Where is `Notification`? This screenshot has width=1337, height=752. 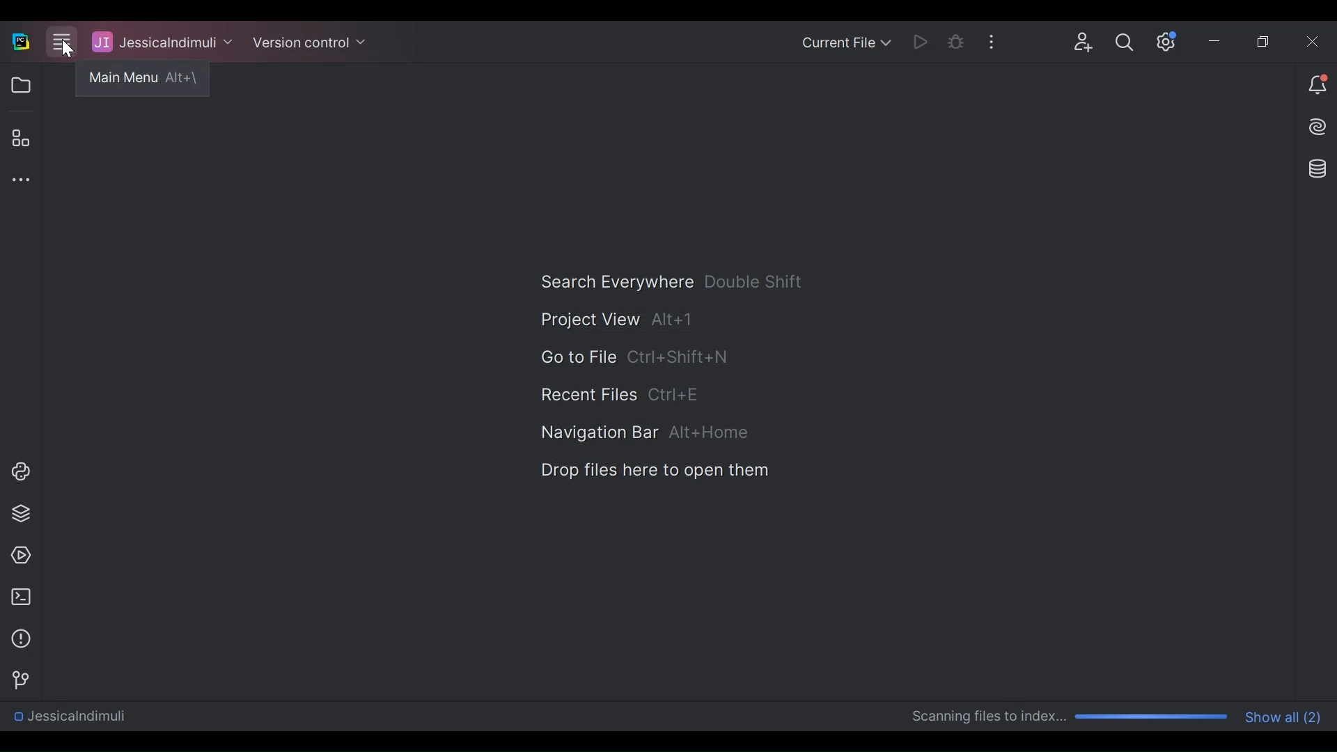
Notification is located at coordinates (1317, 85).